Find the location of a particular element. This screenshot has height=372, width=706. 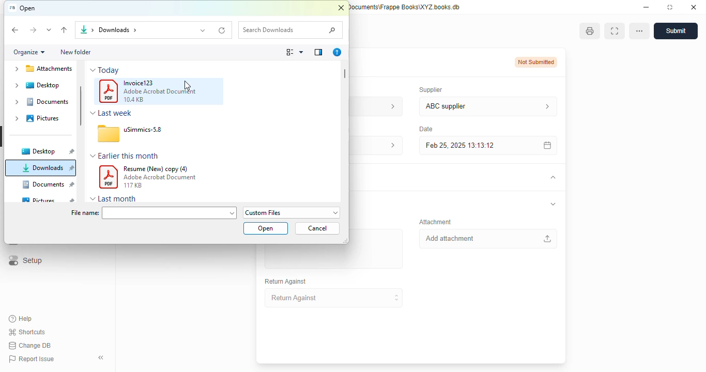

download icon is located at coordinates (82, 30).